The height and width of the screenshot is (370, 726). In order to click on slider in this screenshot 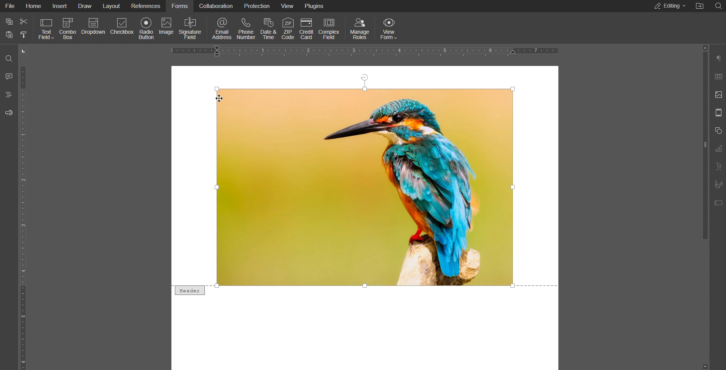, I will do `click(702, 168)`.